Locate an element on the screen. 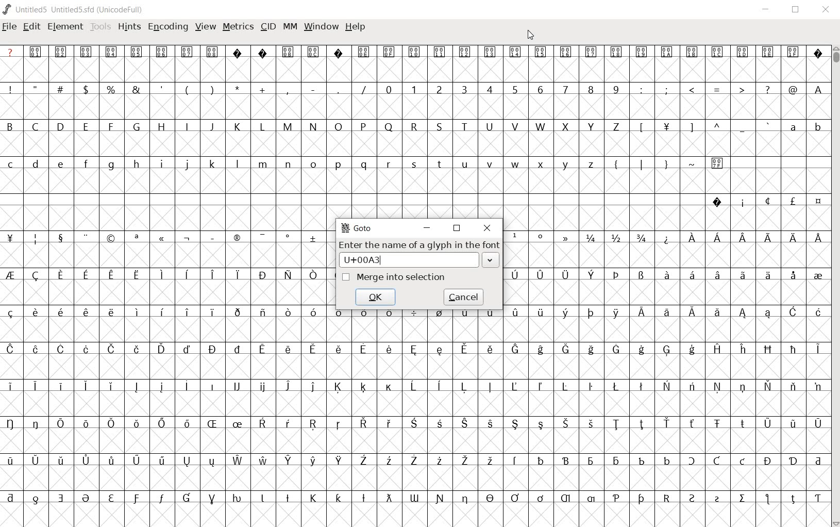  Symbol is located at coordinates (817, 53).